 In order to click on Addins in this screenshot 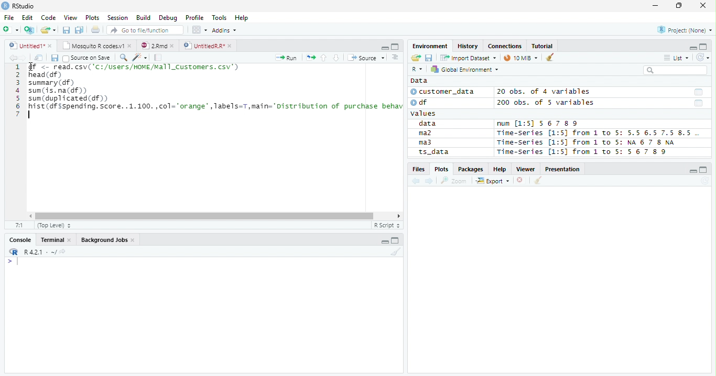, I will do `click(225, 30)`.